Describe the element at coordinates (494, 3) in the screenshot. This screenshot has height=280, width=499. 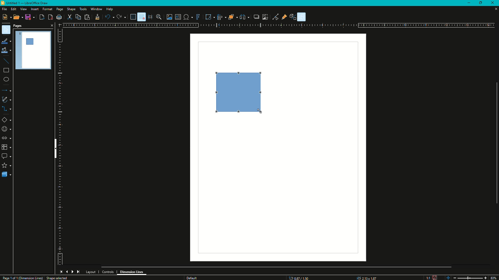
I see `Close` at that location.